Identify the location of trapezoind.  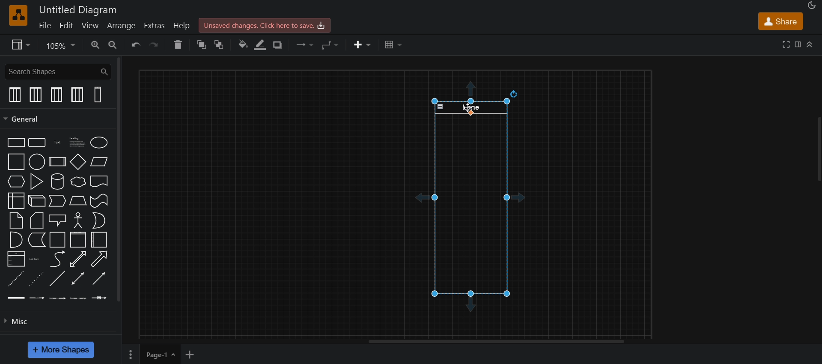
(76, 201).